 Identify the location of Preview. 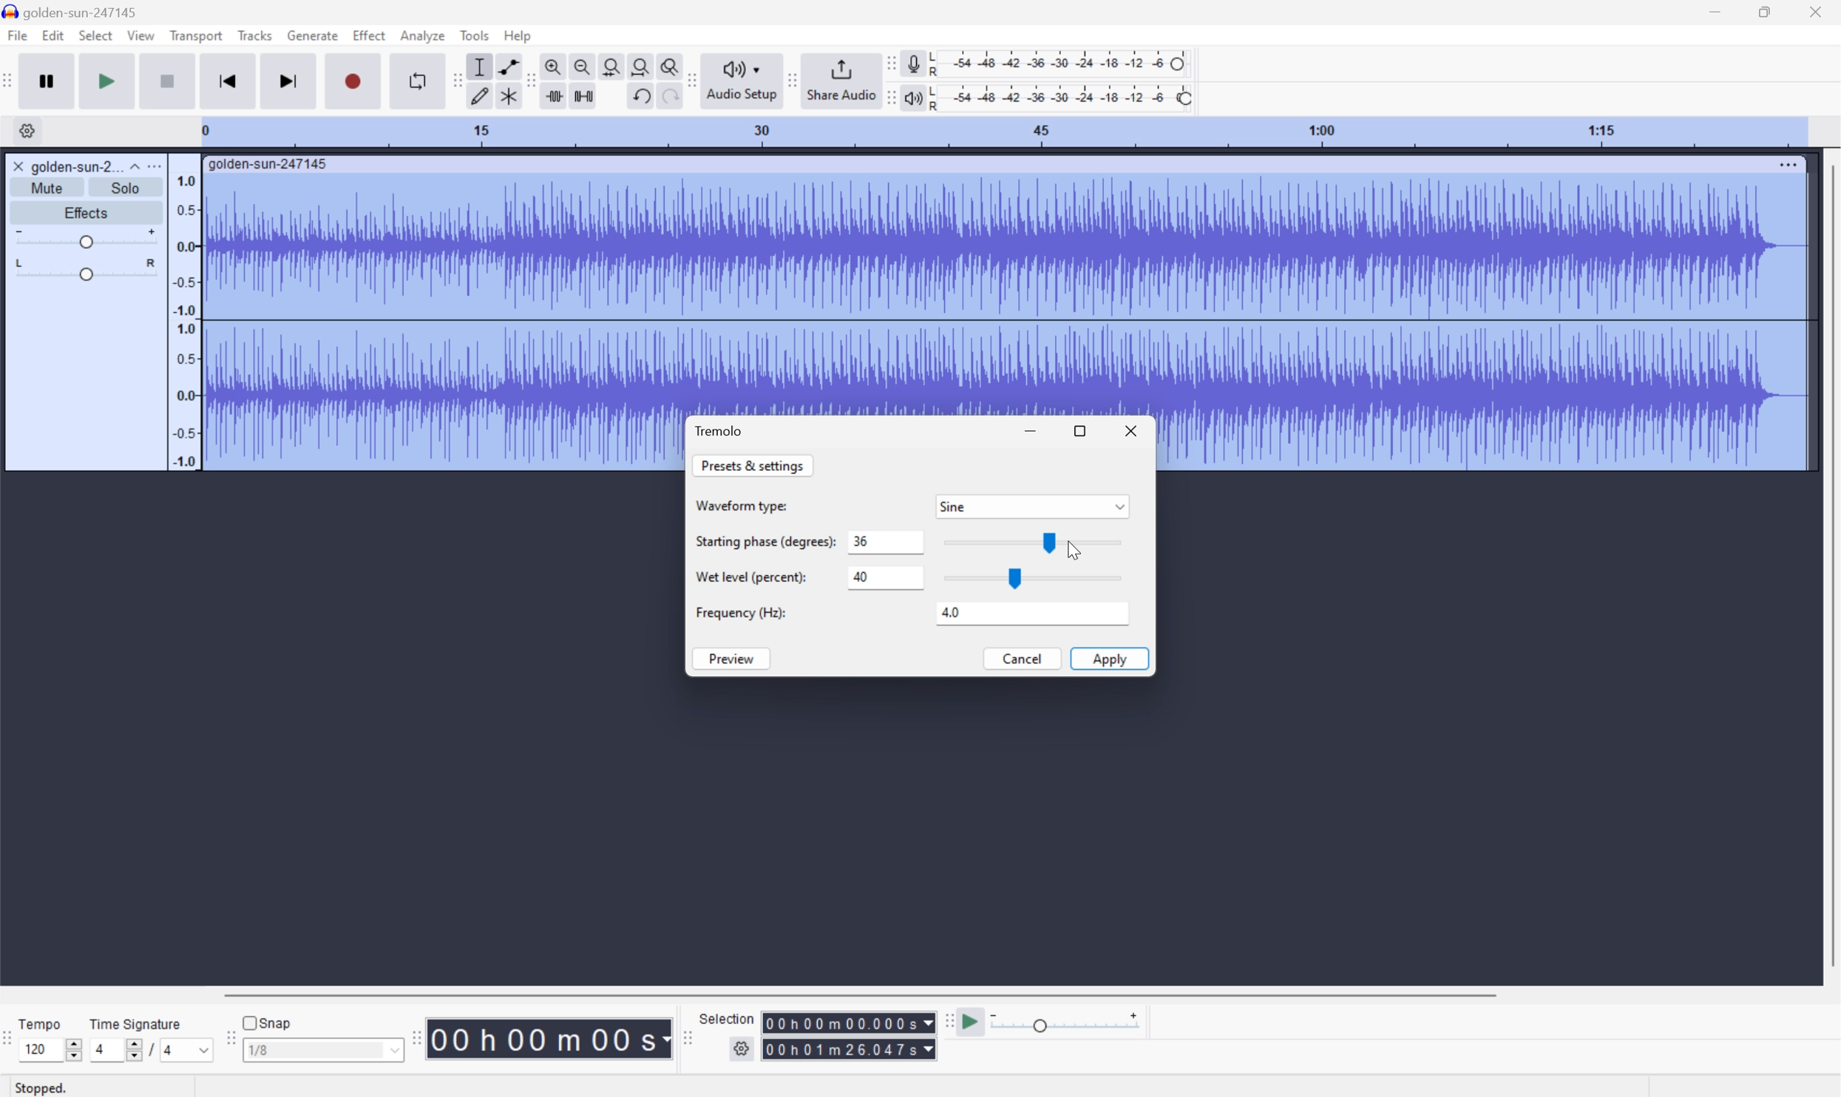
(730, 661).